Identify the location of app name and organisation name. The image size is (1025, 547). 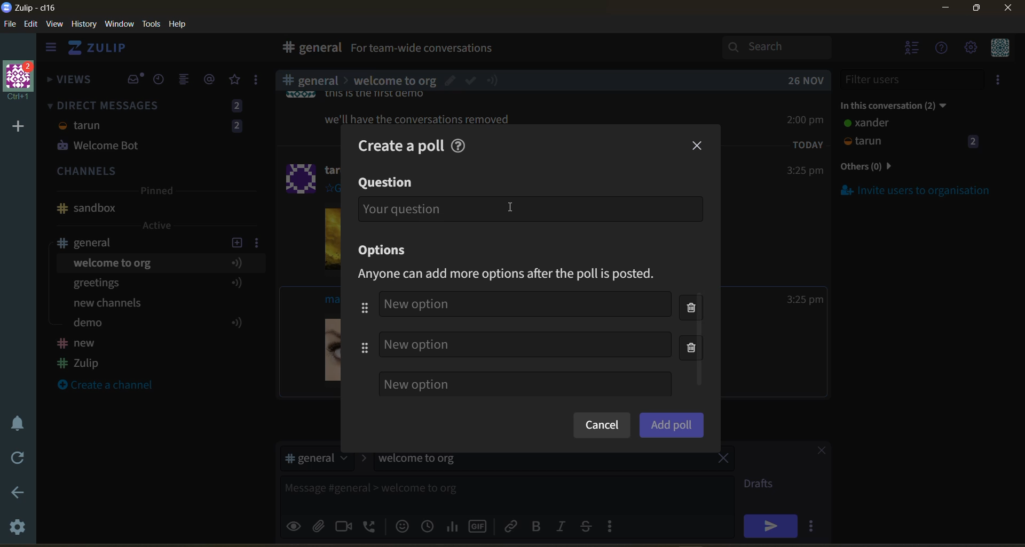
(29, 8).